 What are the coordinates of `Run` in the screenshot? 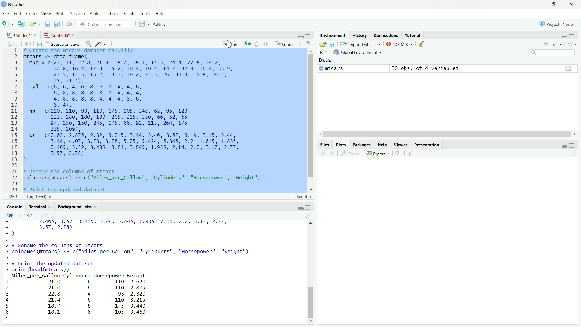 It's located at (230, 44).